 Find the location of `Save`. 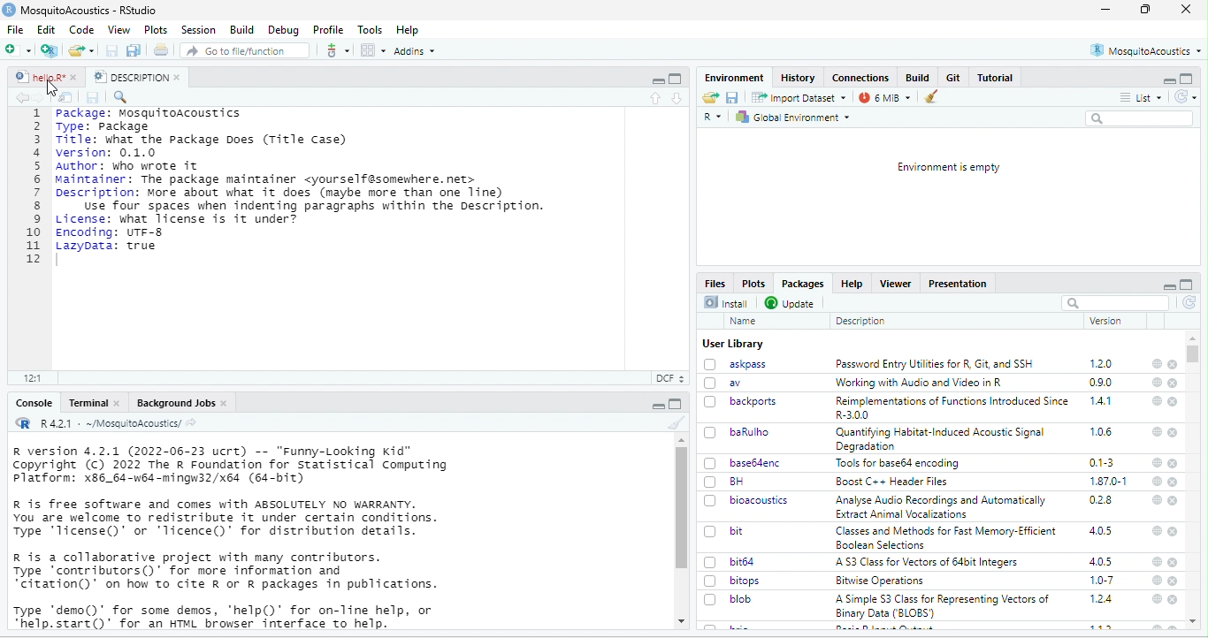

Save is located at coordinates (732, 97).